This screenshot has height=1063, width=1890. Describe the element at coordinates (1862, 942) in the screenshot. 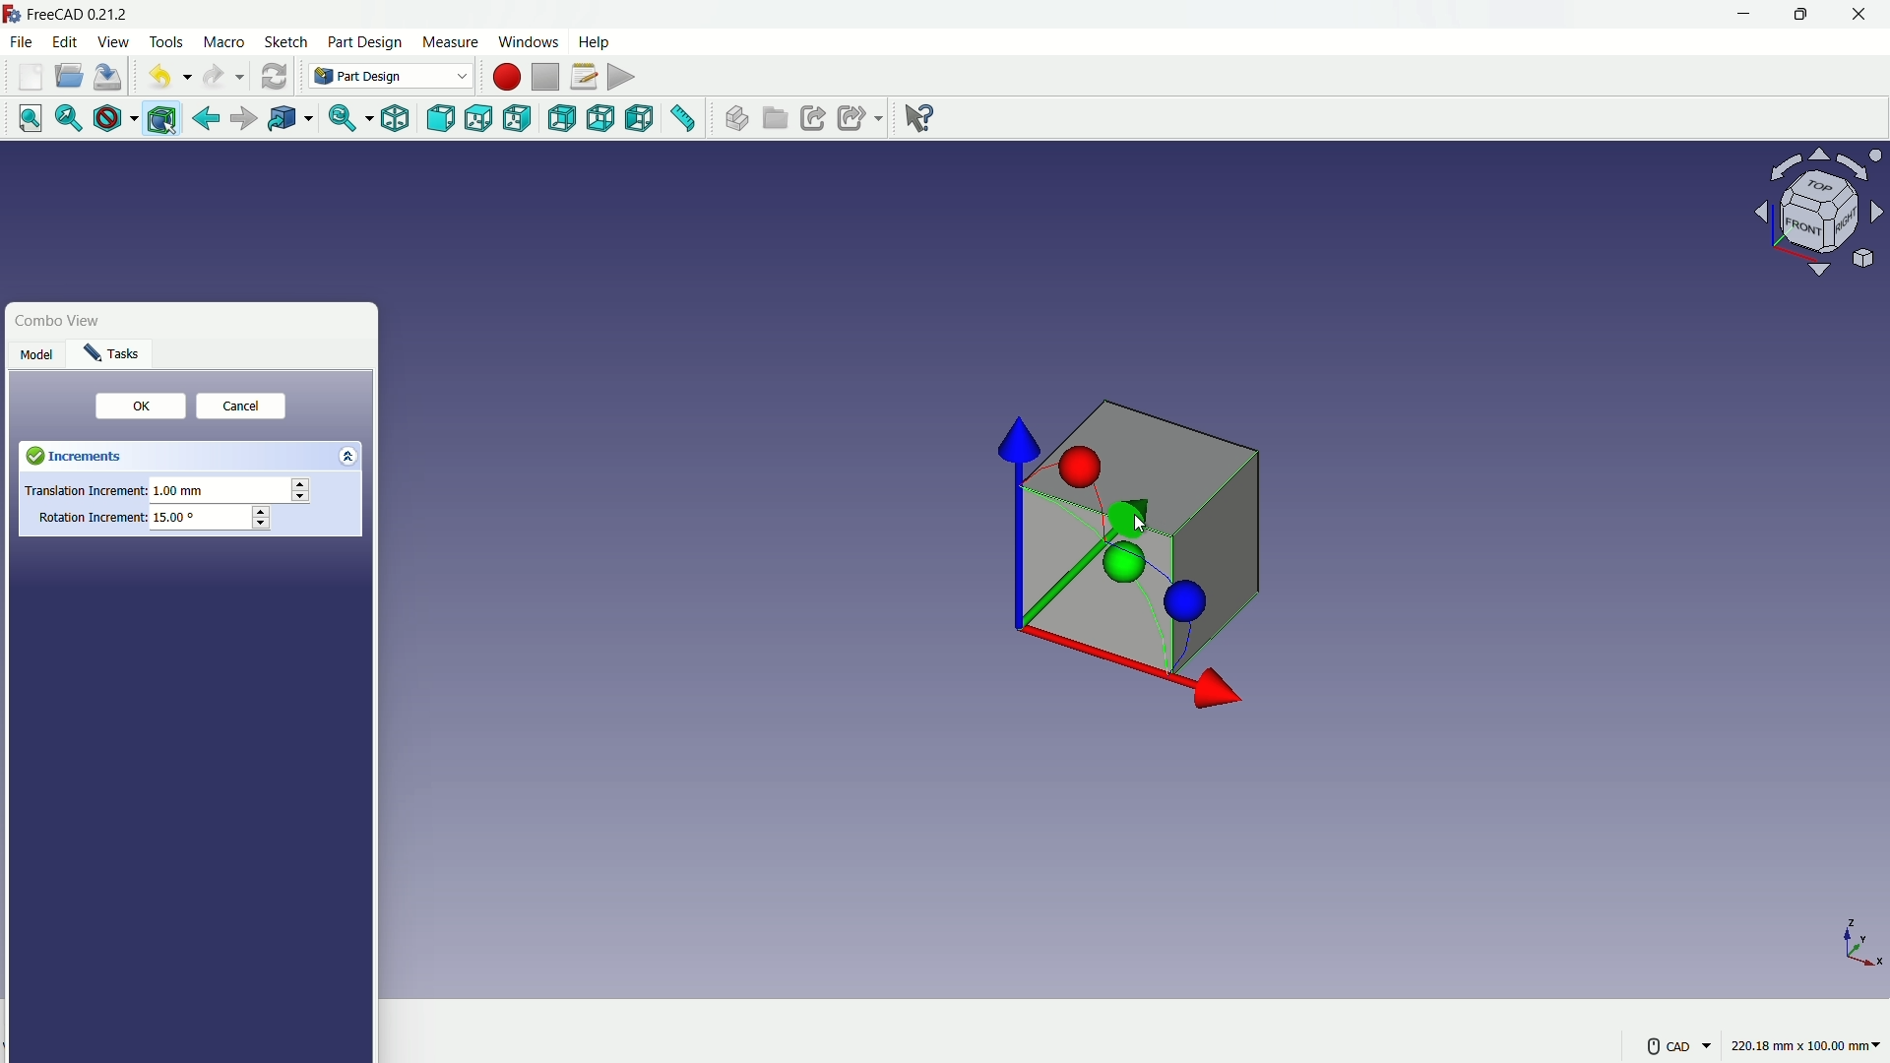

I see `axis` at that location.